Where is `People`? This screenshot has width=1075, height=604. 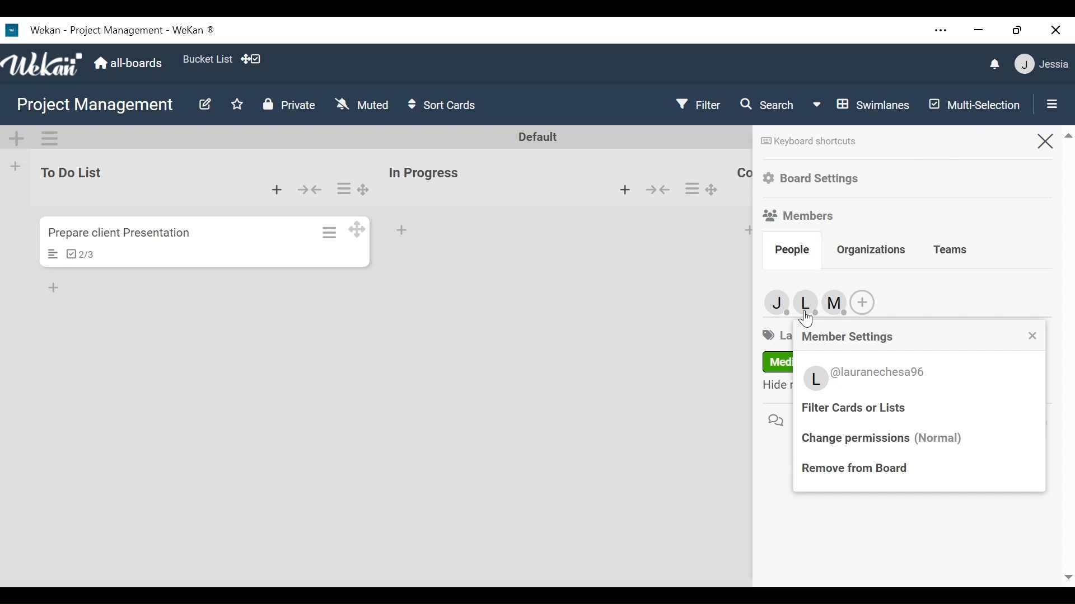 People is located at coordinates (792, 249).